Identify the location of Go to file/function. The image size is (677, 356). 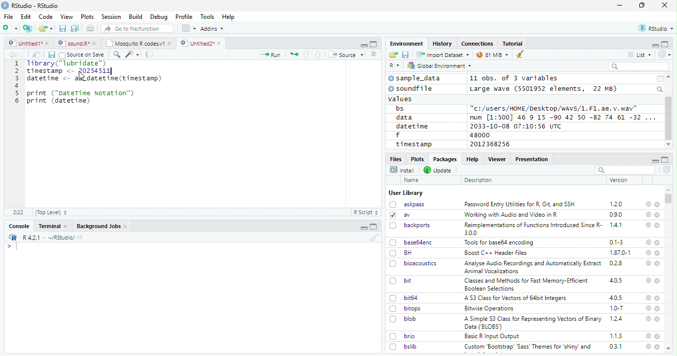
(138, 28).